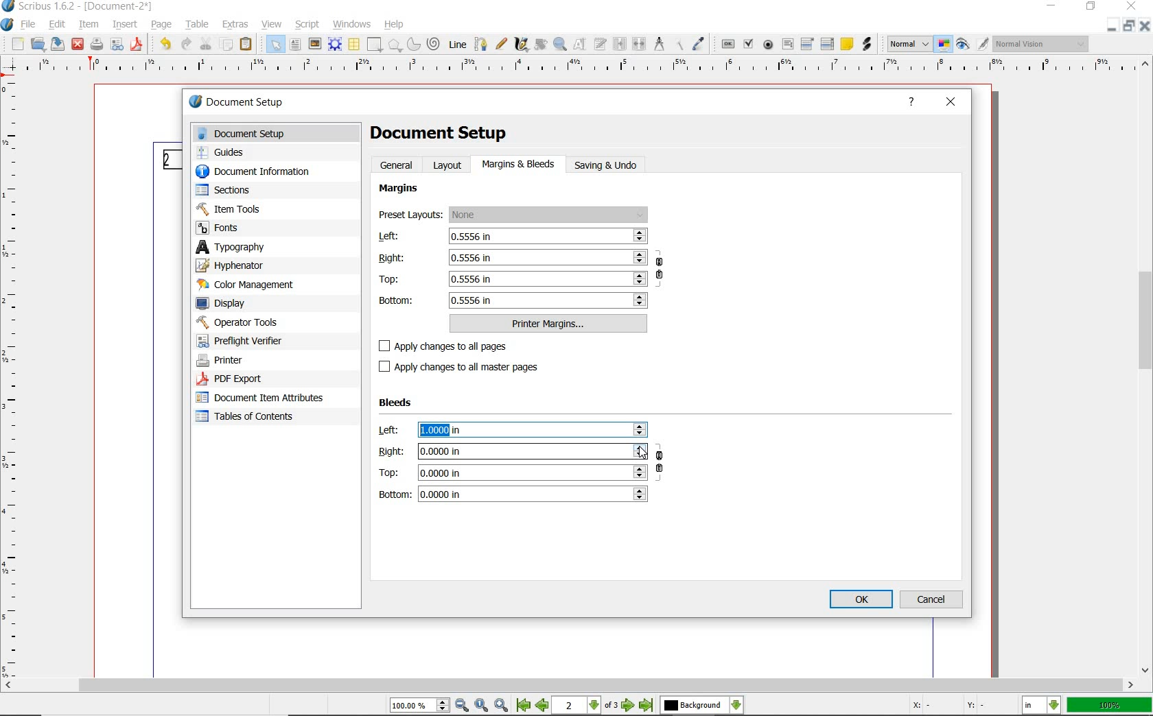  I want to click on undo, so click(163, 44).